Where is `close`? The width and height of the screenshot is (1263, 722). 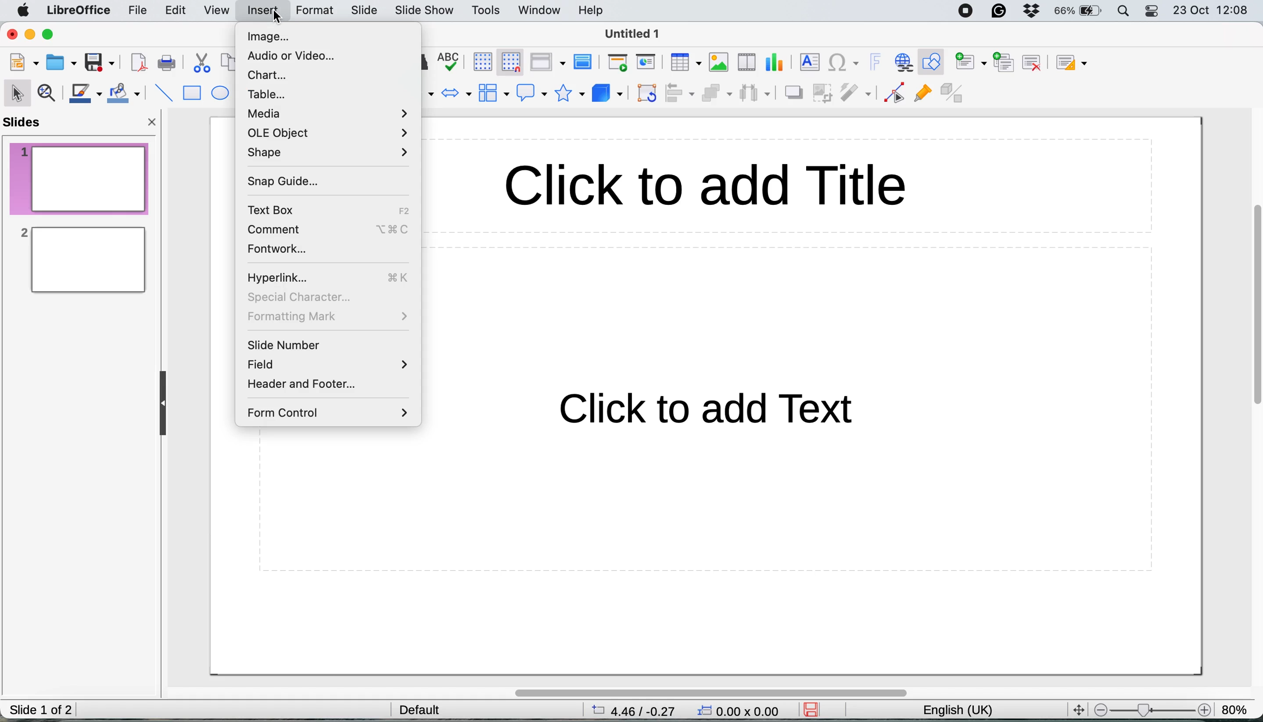
close is located at coordinates (153, 124).